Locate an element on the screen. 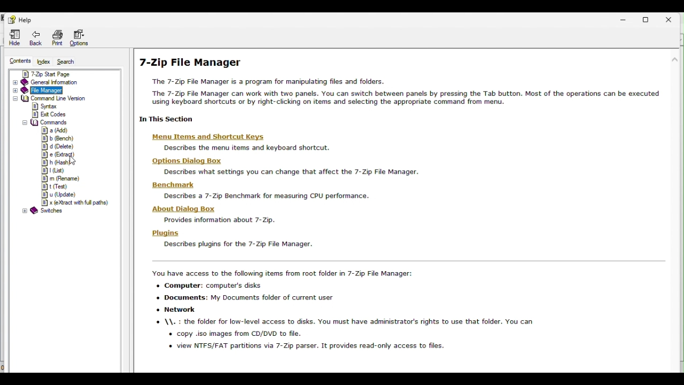 The height and width of the screenshot is (385, 684). Option is located at coordinates (79, 38).